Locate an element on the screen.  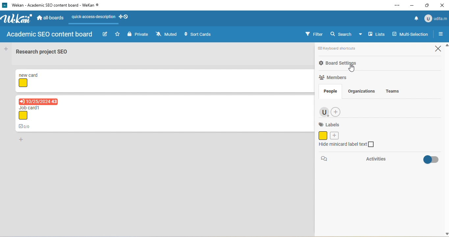
academic seo content board is located at coordinates (50, 35).